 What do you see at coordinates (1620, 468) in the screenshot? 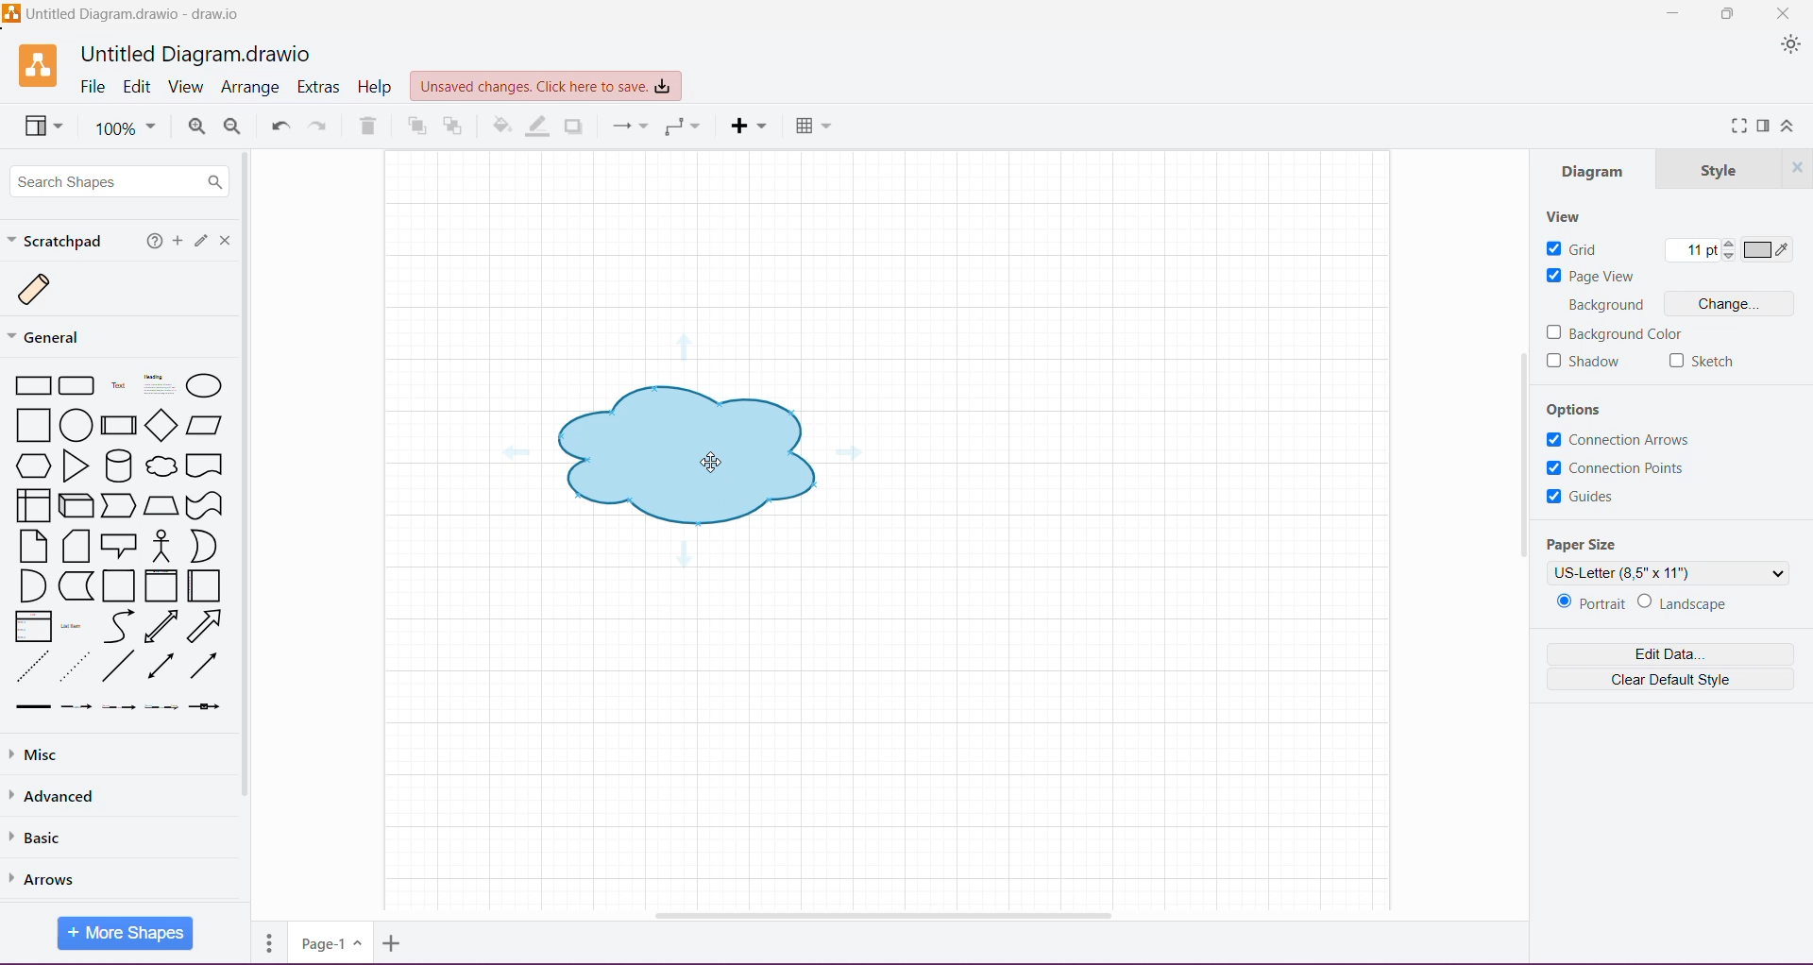
I see `Connection Points` at bounding box center [1620, 468].